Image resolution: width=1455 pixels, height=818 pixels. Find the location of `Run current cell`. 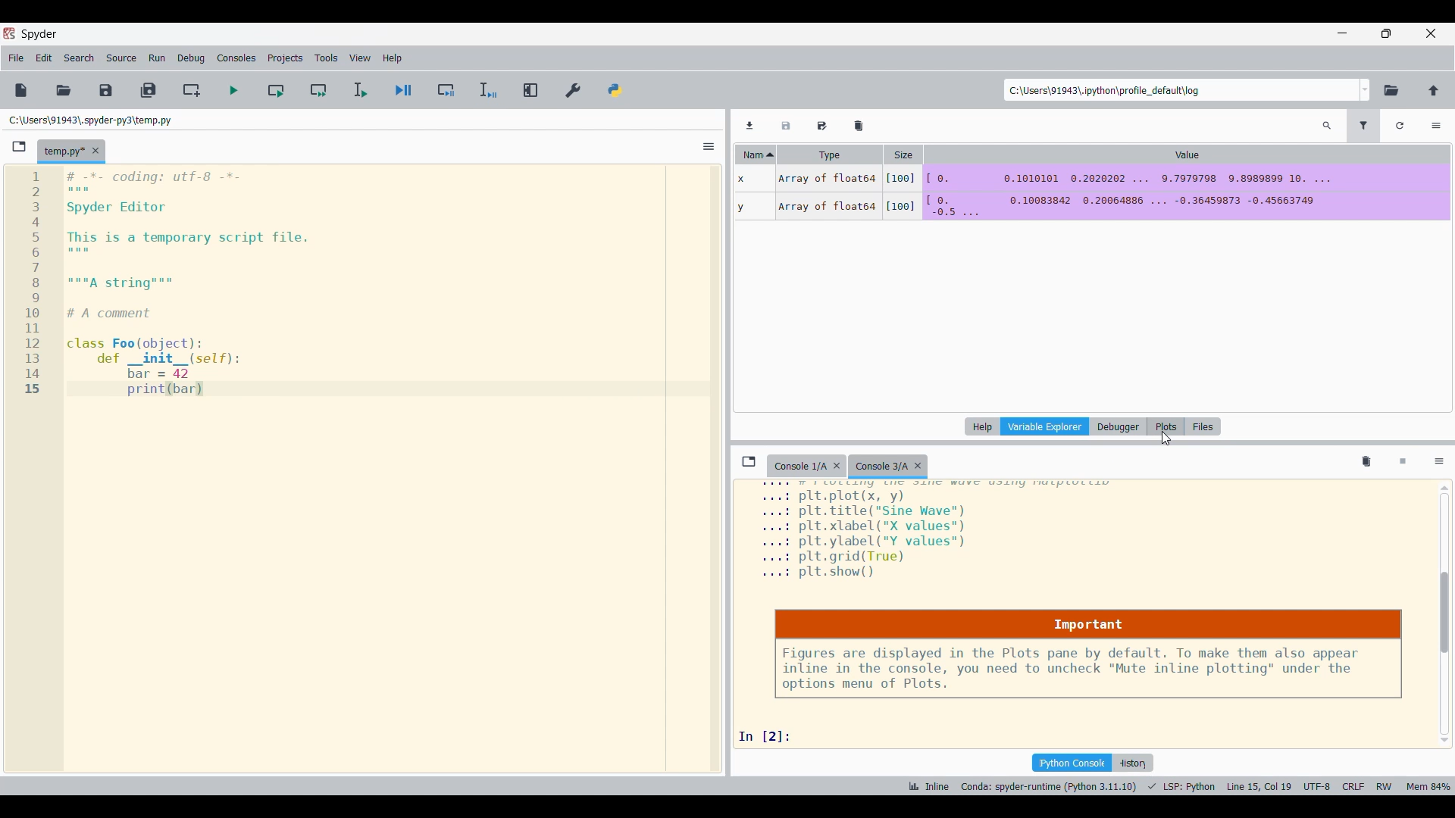

Run current cell is located at coordinates (276, 90).